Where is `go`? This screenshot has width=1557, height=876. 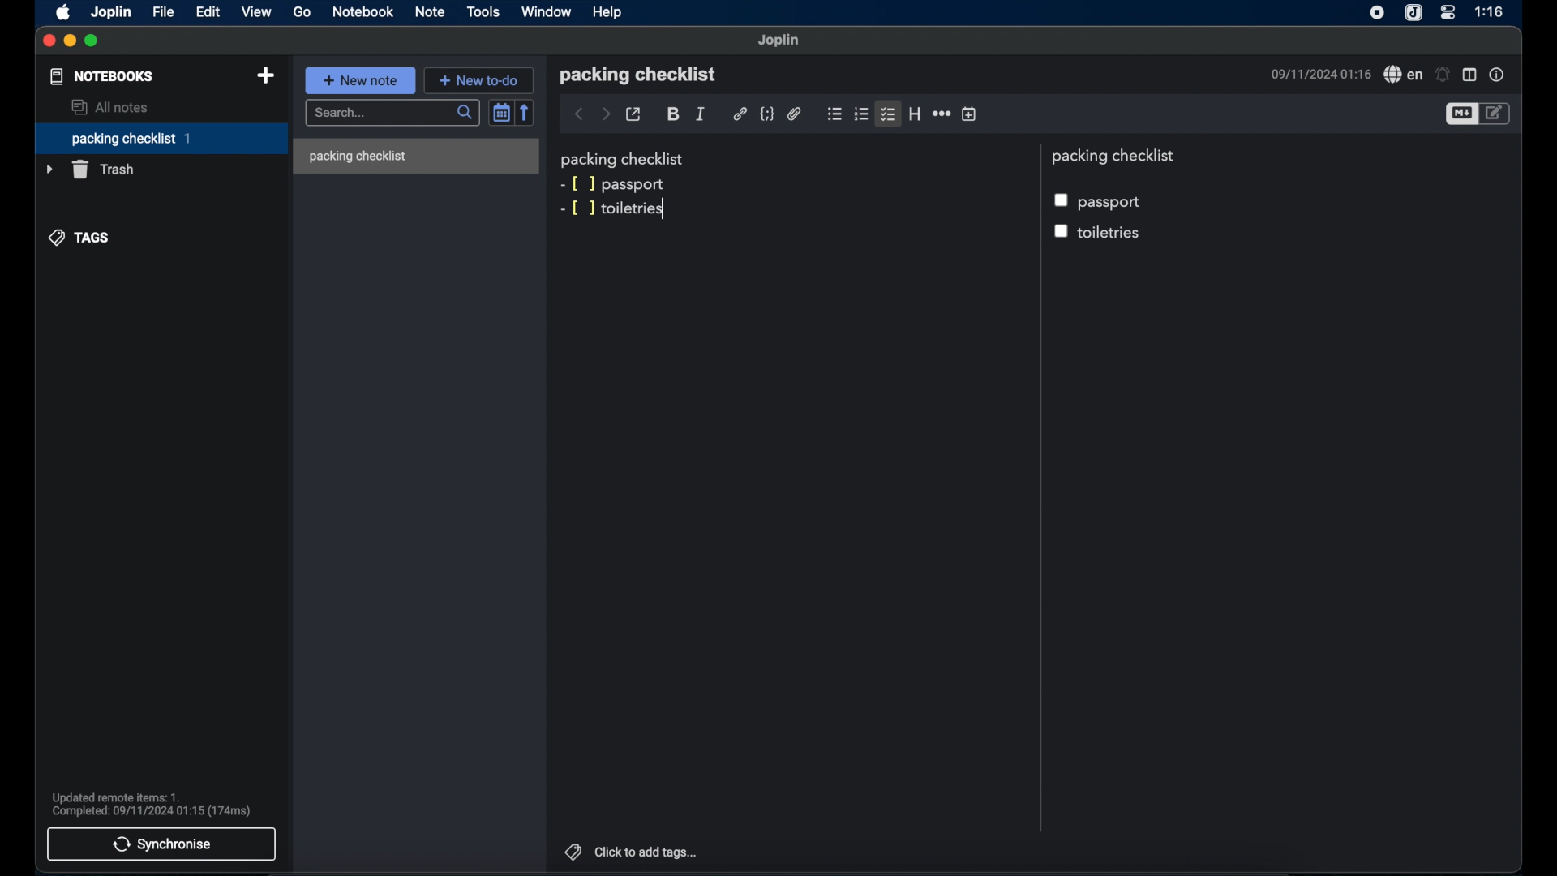
go is located at coordinates (302, 12).